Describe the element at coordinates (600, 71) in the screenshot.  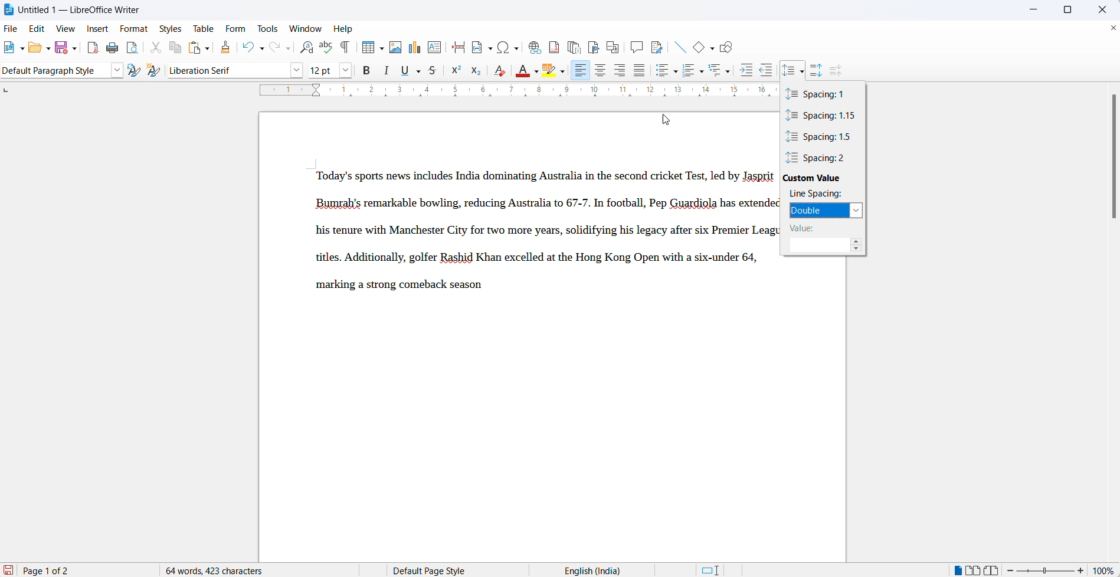
I see `tex align center` at that location.